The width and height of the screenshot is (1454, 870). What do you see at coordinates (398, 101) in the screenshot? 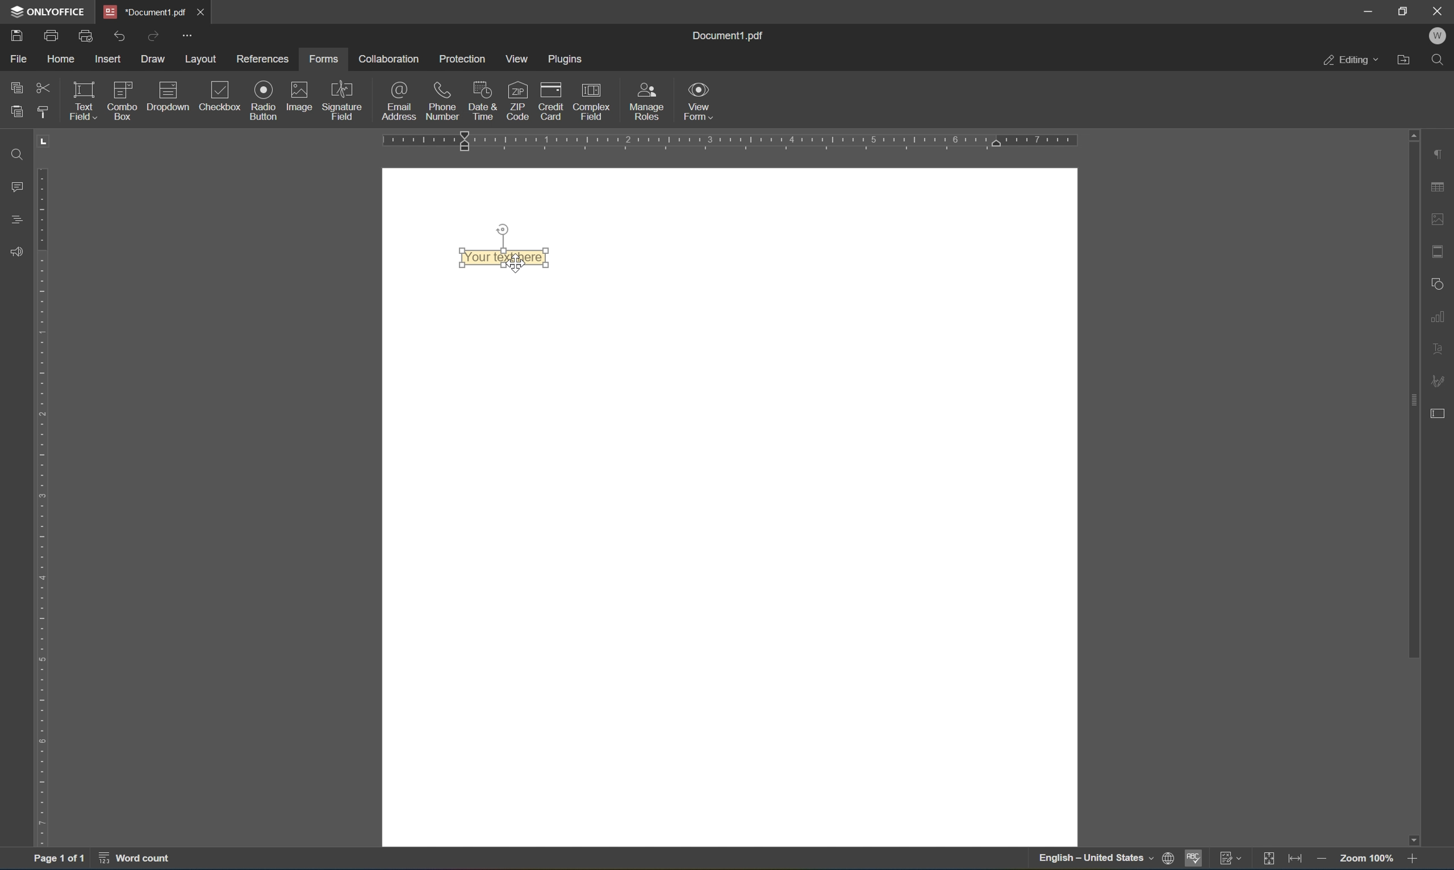
I see `email address` at bounding box center [398, 101].